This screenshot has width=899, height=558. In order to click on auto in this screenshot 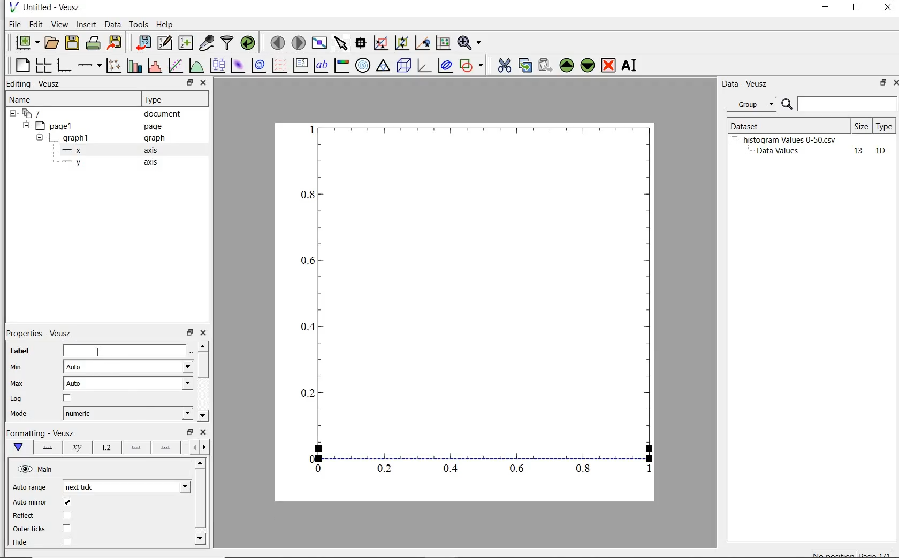, I will do `click(129, 383)`.